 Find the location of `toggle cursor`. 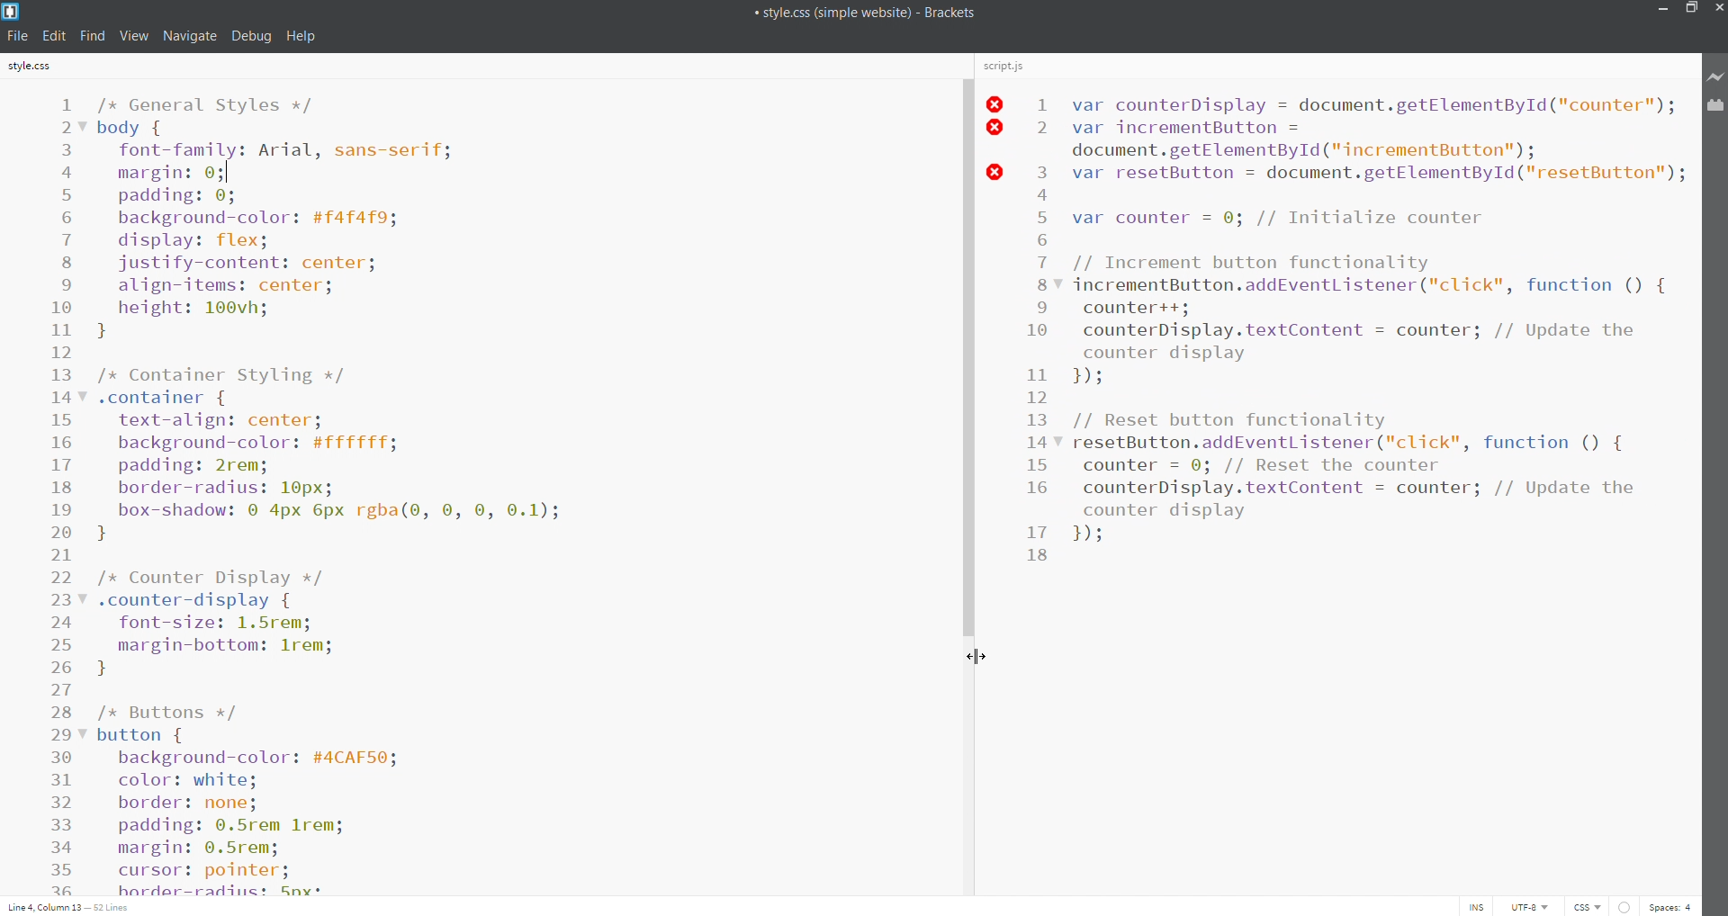

toggle cursor is located at coordinates (1472, 906).